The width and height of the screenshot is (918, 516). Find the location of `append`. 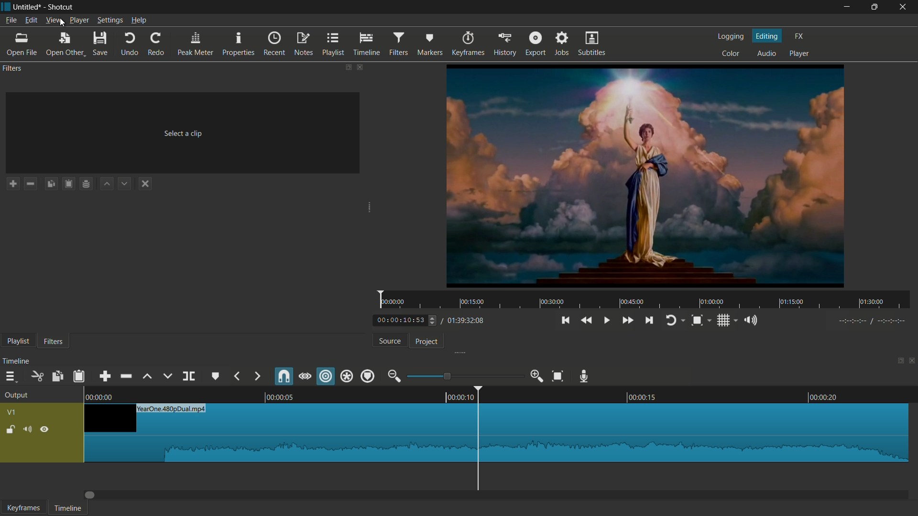

append is located at coordinates (104, 376).